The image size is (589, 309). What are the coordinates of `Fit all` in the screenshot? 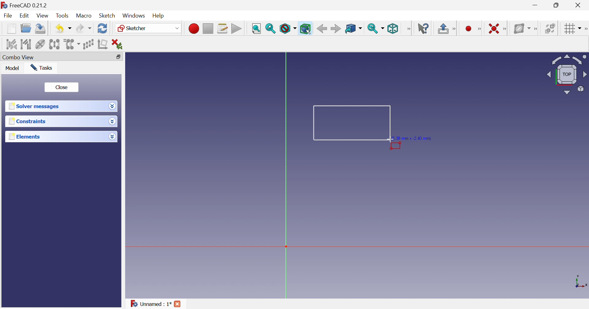 It's located at (256, 29).